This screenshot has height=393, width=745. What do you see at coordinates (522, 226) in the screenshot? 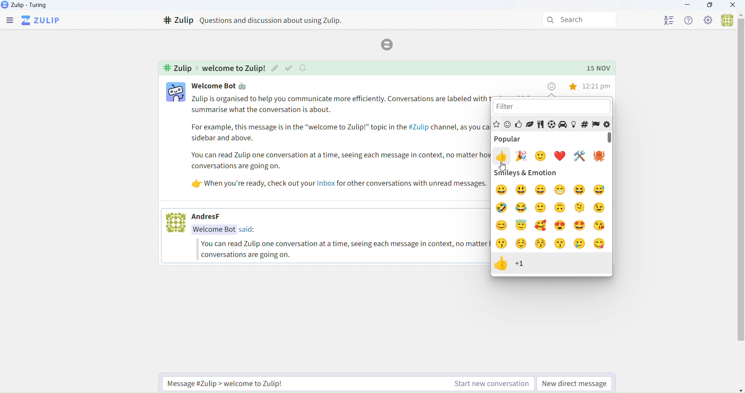
I see `angel smile` at bounding box center [522, 226].